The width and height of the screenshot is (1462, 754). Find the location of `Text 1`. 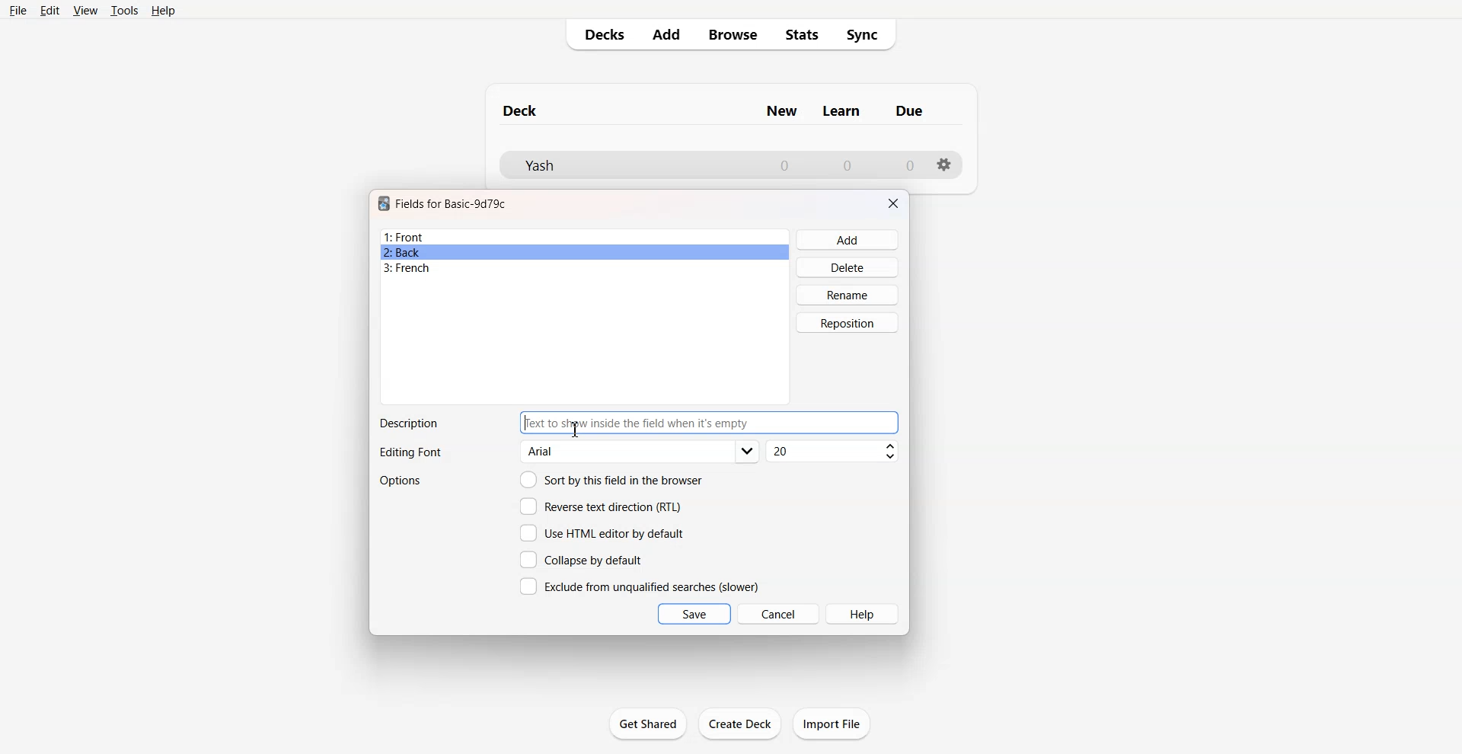

Text 1 is located at coordinates (521, 110).